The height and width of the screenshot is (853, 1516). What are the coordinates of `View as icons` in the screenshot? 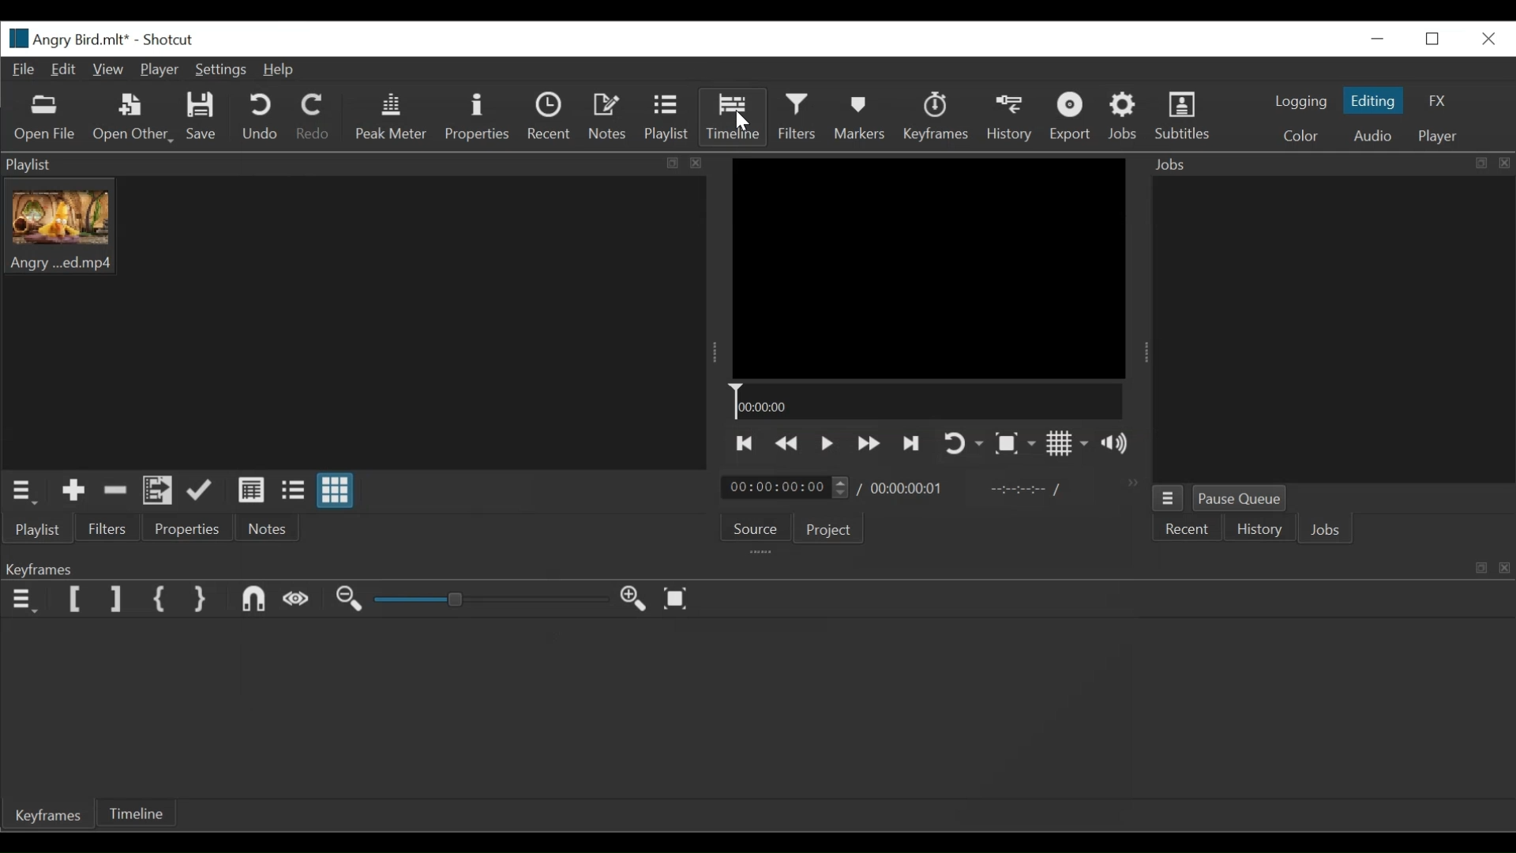 It's located at (336, 490).